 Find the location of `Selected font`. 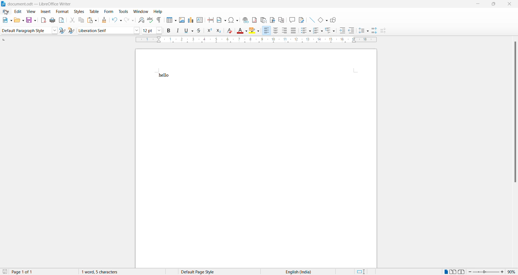

Selected font is located at coordinates (105, 30).